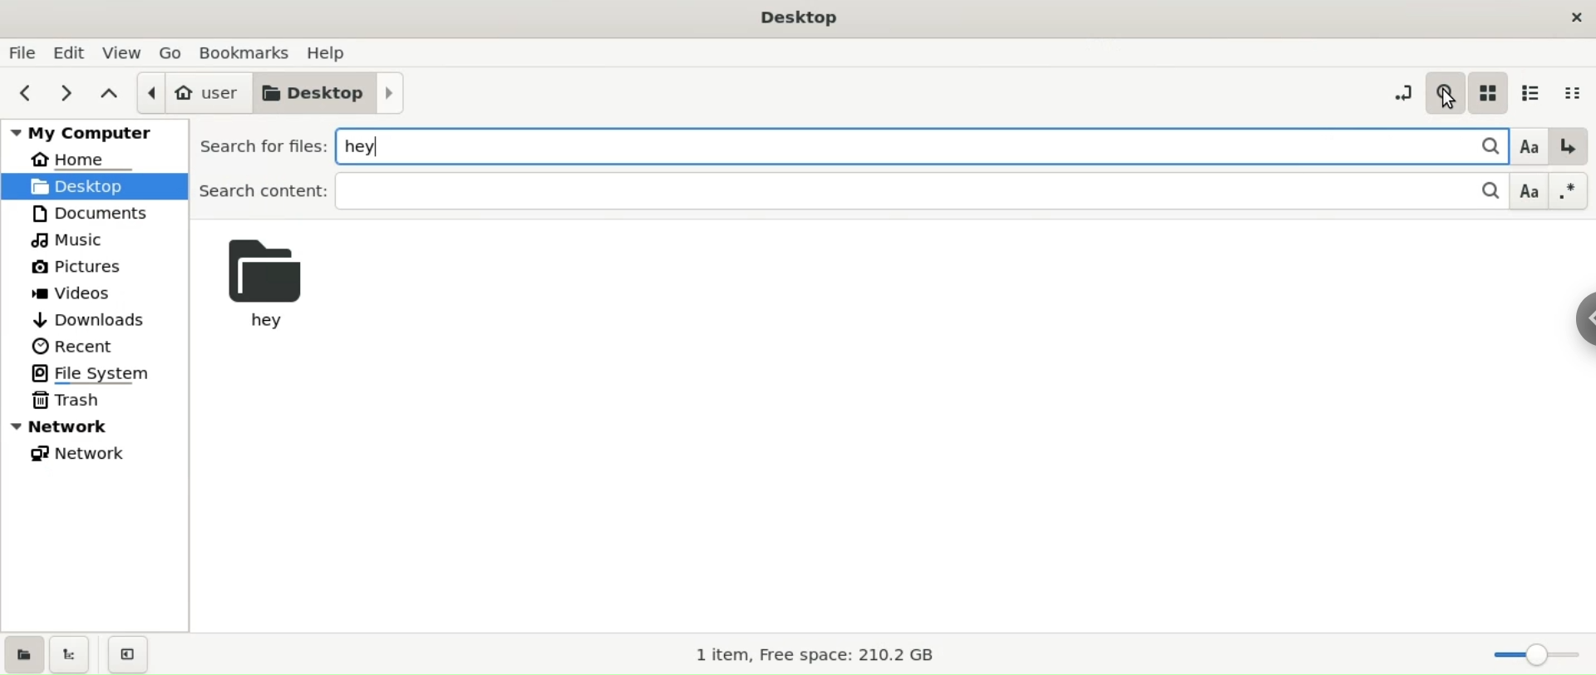  Describe the element at coordinates (170, 53) in the screenshot. I see `go` at that location.